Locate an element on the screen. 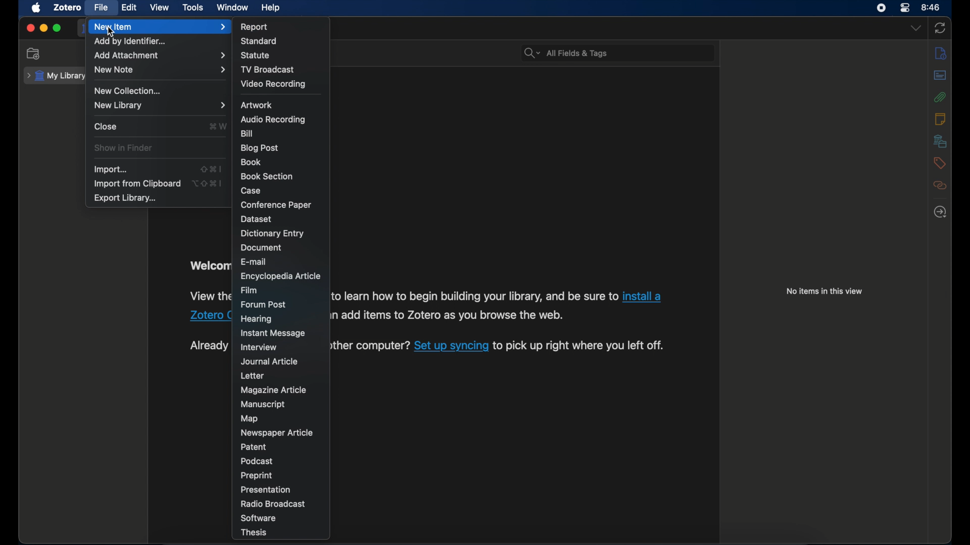  audio recording is located at coordinates (272, 120).